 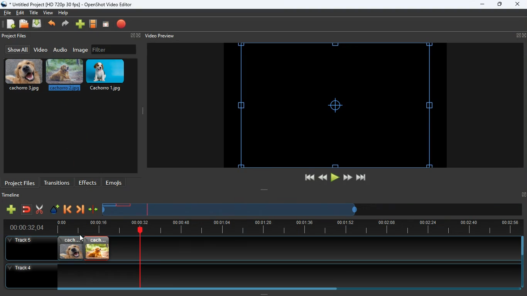 What do you see at coordinates (61, 49) in the screenshot?
I see `audio` at bounding box center [61, 49].